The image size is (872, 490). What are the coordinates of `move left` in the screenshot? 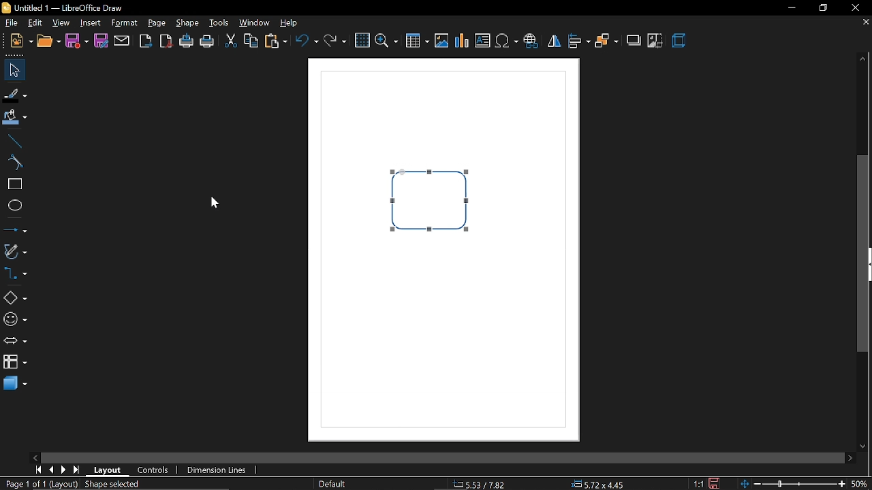 It's located at (37, 456).